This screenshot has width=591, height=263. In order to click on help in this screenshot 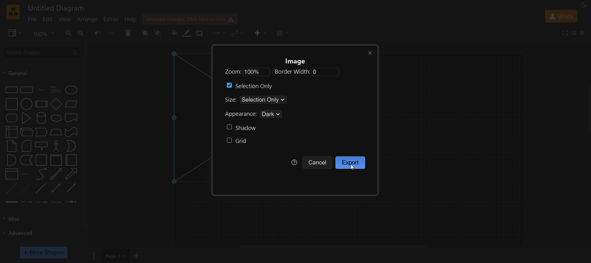, I will do `click(294, 162)`.